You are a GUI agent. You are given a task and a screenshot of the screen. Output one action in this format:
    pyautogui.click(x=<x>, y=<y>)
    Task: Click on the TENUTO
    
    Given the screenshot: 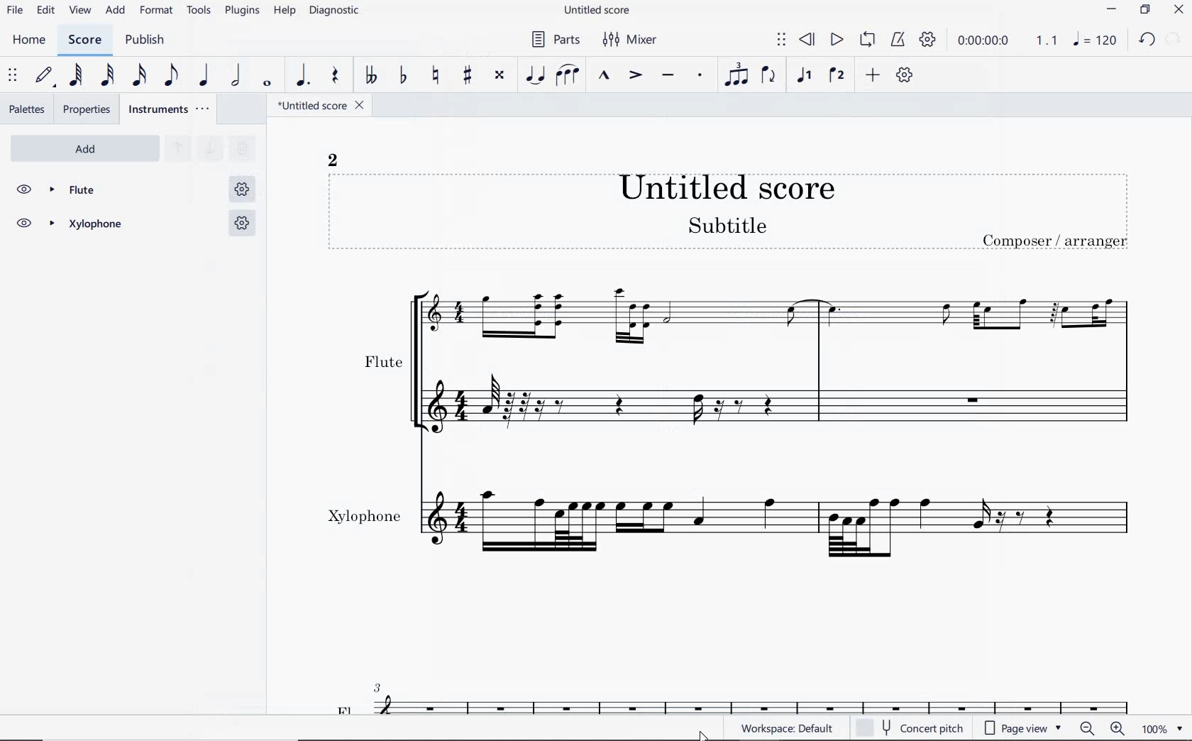 What is the action you would take?
    pyautogui.click(x=670, y=76)
    